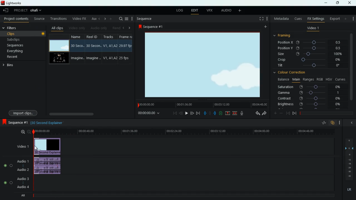 This screenshot has height=200, width=356. Describe the element at coordinates (350, 3) in the screenshot. I see `close` at that location.